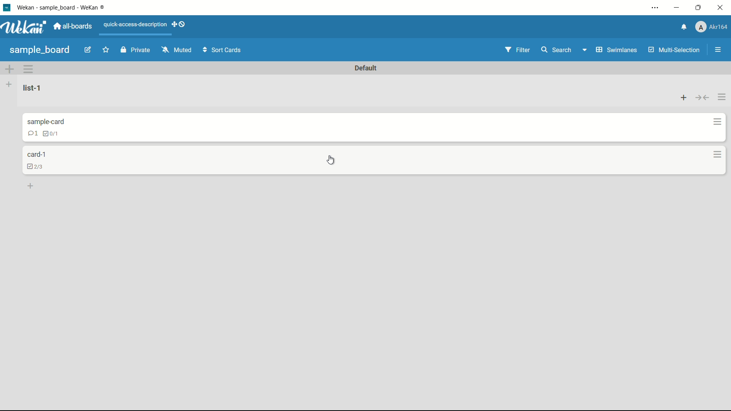 This screenshot has width=731, height=411. What do you see at coordinates (134, 49) in the screenshot?
I see `private` at bounding box center [134, 49].